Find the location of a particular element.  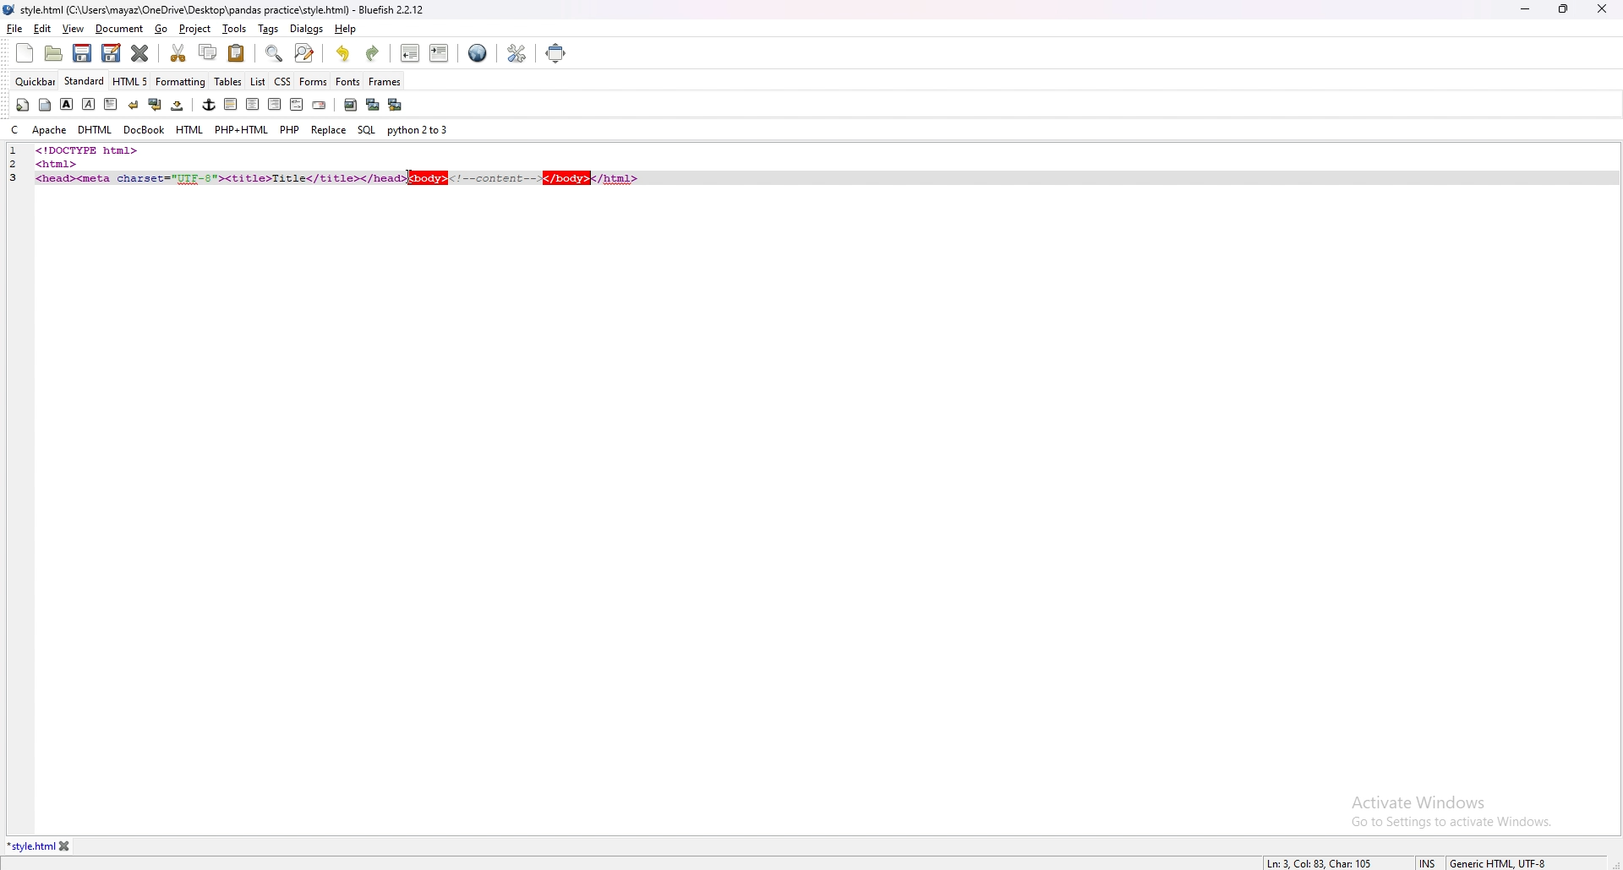

forms is located at coordinates (314, 80).